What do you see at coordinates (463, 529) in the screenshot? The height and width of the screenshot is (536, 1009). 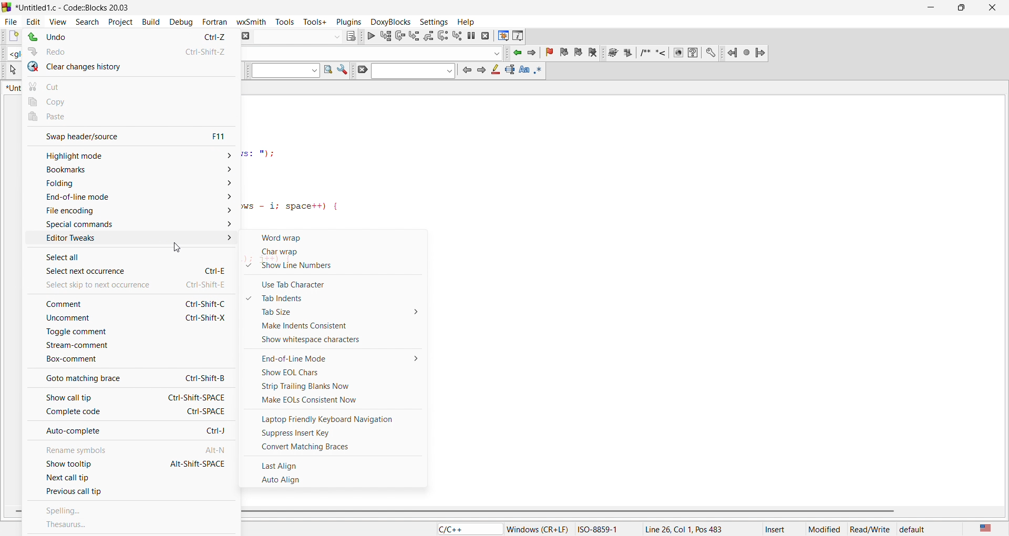 I see `file type` at bounding box center [463, 529].